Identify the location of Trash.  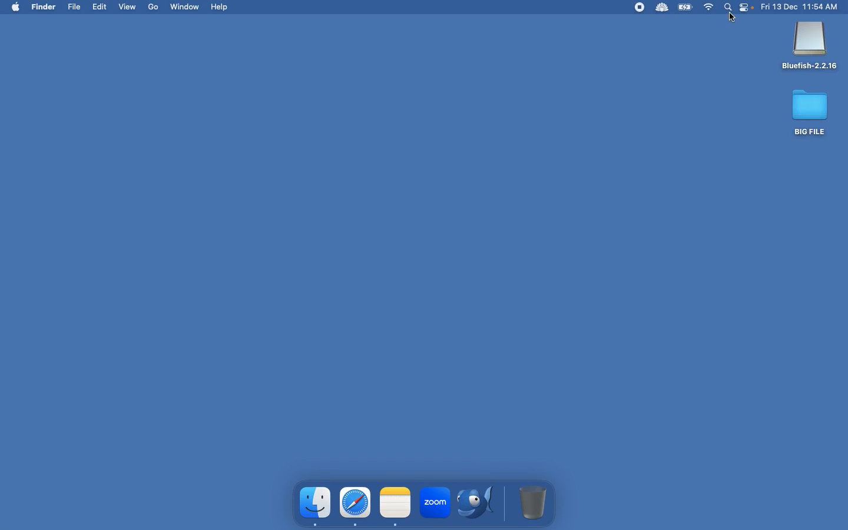
(534, 502).